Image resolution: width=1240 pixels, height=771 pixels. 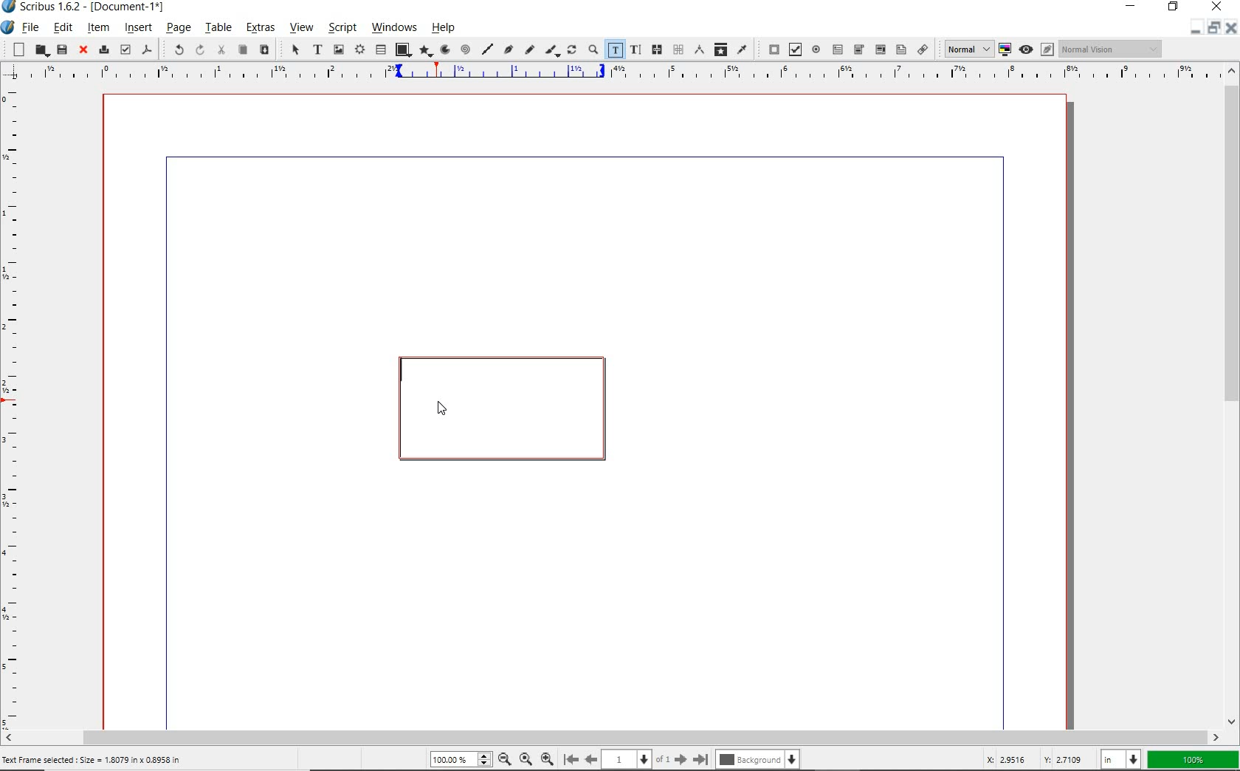 I want to click on select item, so click(x=294, y=49).